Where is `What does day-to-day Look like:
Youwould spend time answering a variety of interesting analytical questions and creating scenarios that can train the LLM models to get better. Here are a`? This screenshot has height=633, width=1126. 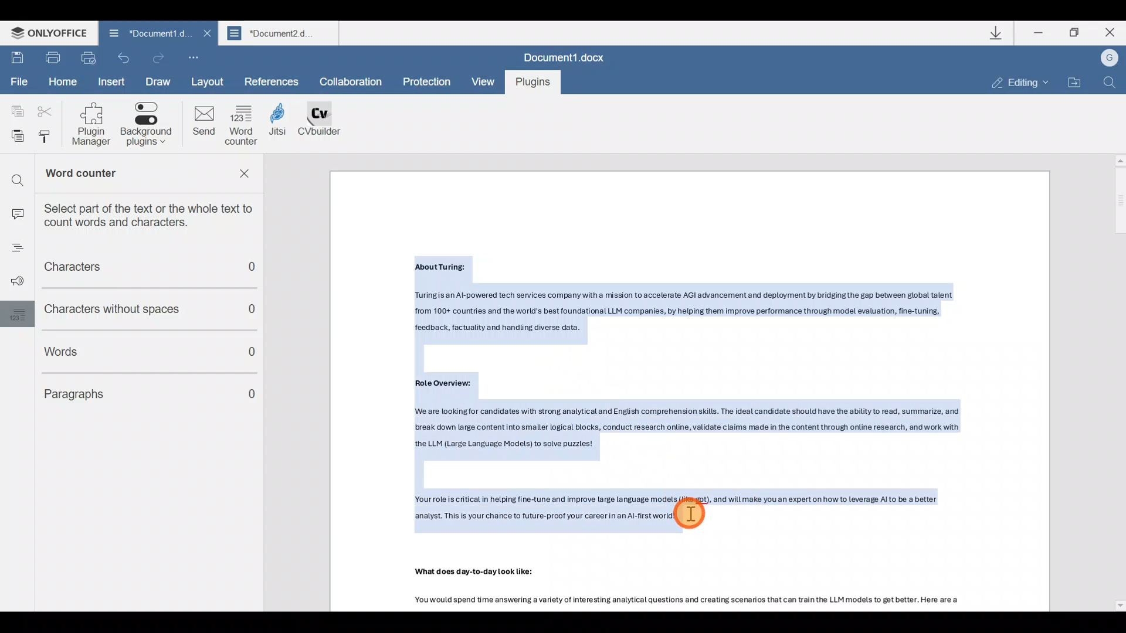 What does day-to-day Look like:
Youwould spend time answering a variety of interesting analytical questions and creating scenarios that can train the LLM models to get better. Here are a is located at coordinates (710, 589).